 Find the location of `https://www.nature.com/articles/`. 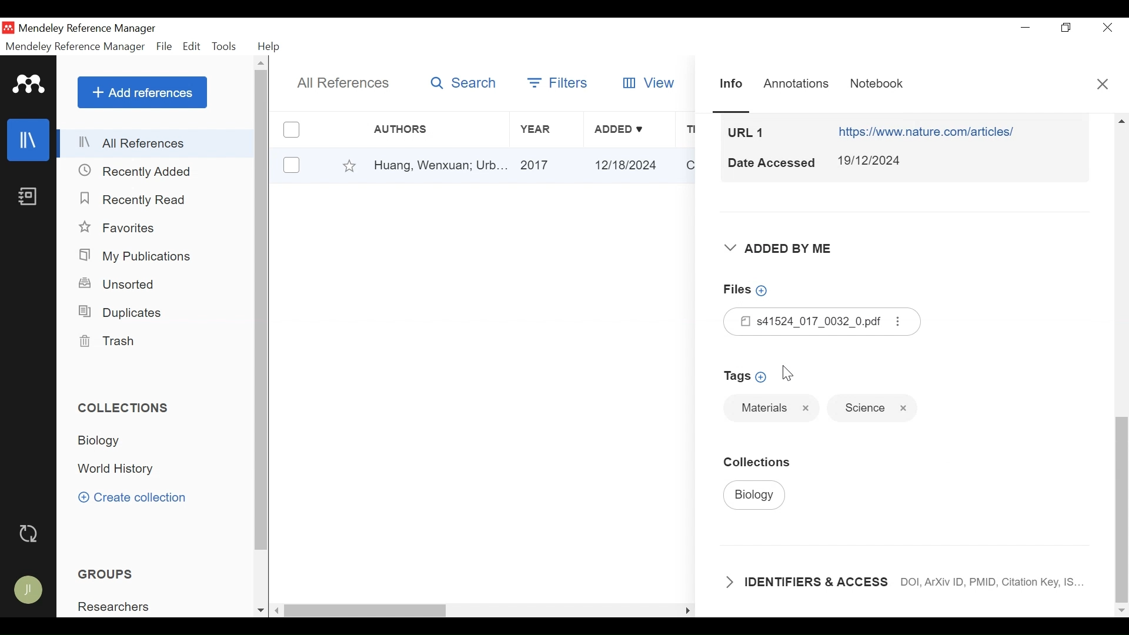

https://www.nature.com/articles/ is located at coordinates (929, 132).